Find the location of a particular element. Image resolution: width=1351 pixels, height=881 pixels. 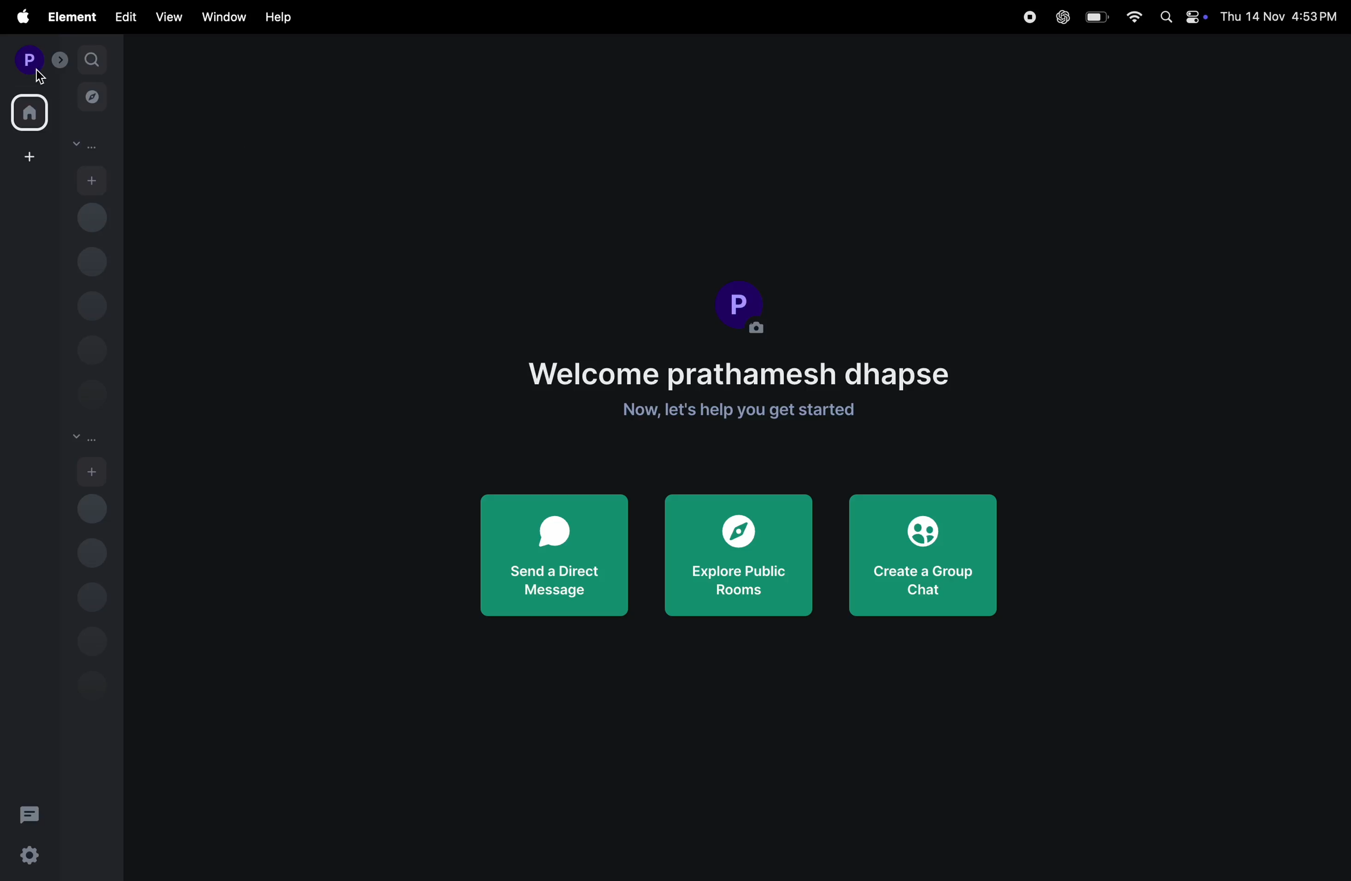

wifi is located at coordinates (1132, 16).